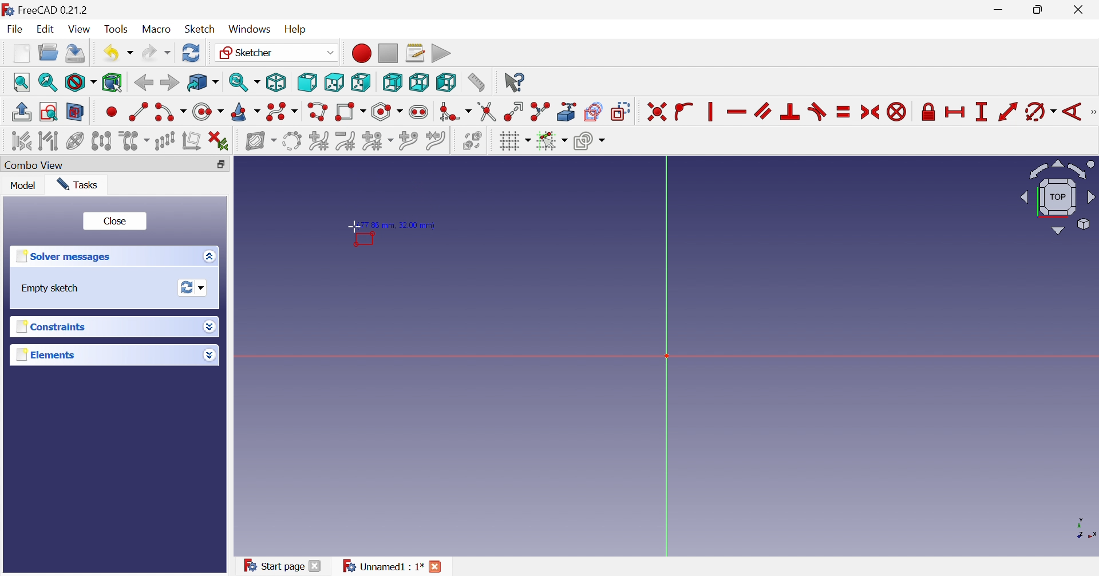 The image size is (1099, 576). I want to click on What's this?, so click(513, 82).